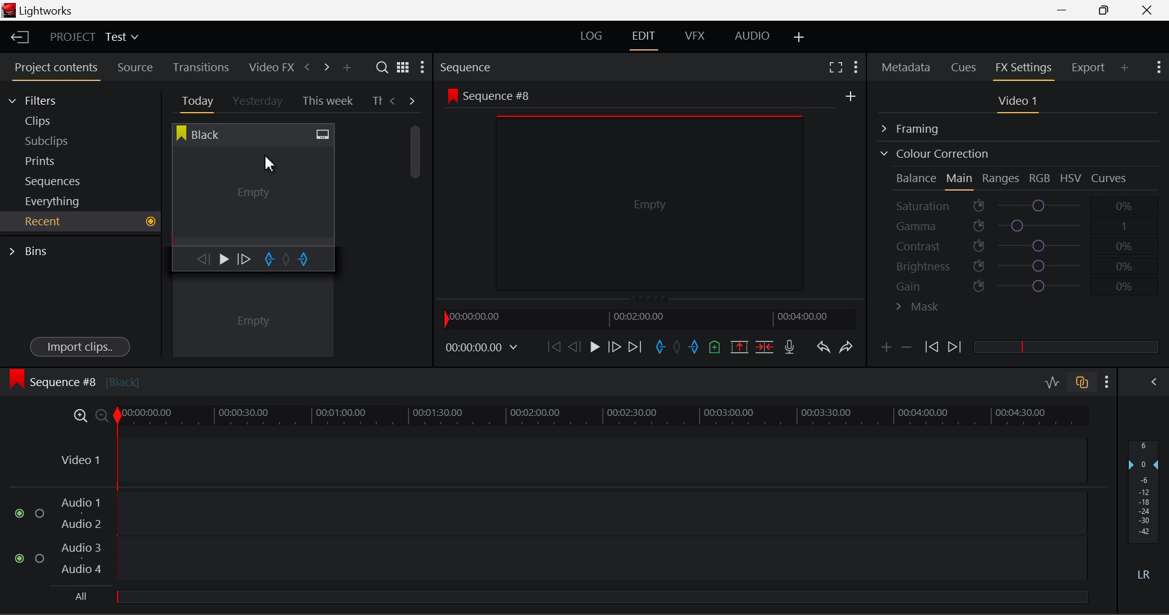 Image resolution: width=1169 pixels, height=615 pixels. What do you see at coordinates (1041, 179) in the screenshot?
I see `RGB` at bounding box center [1041, 179].